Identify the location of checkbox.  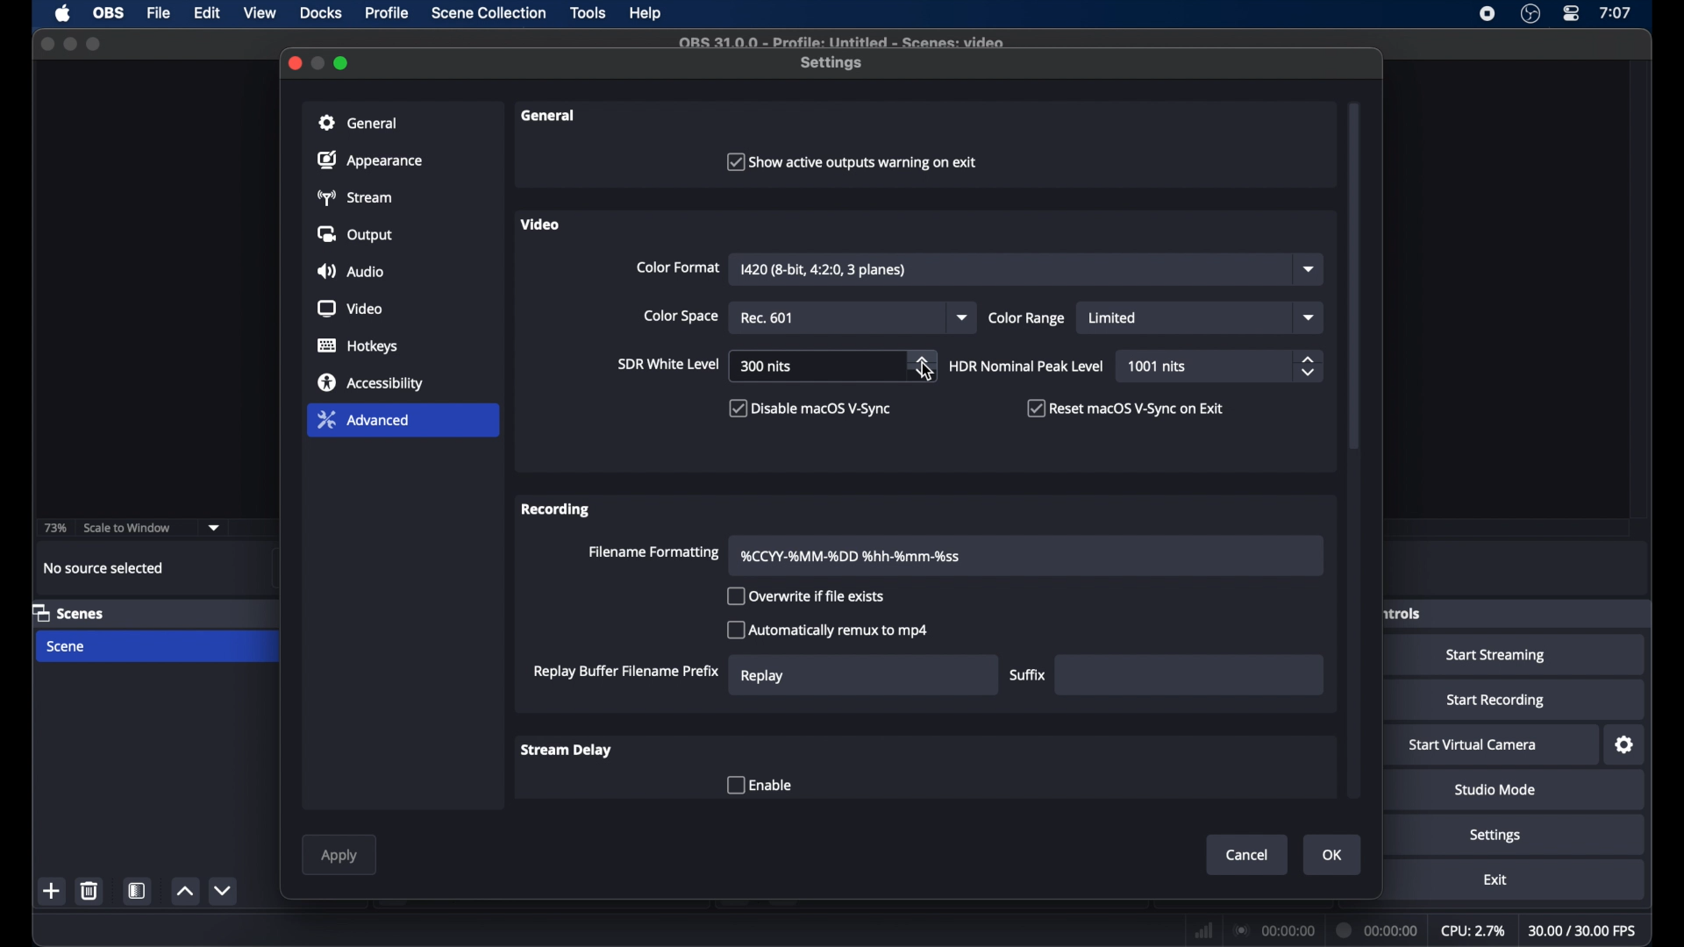
(852, 160).